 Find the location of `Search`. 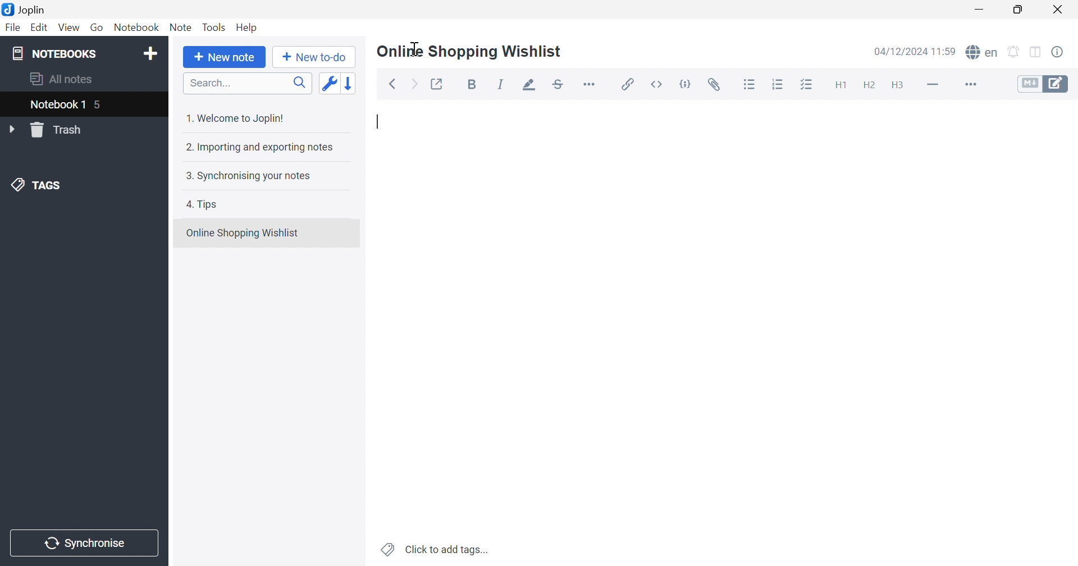

Search is located at coordinates (248, 83).